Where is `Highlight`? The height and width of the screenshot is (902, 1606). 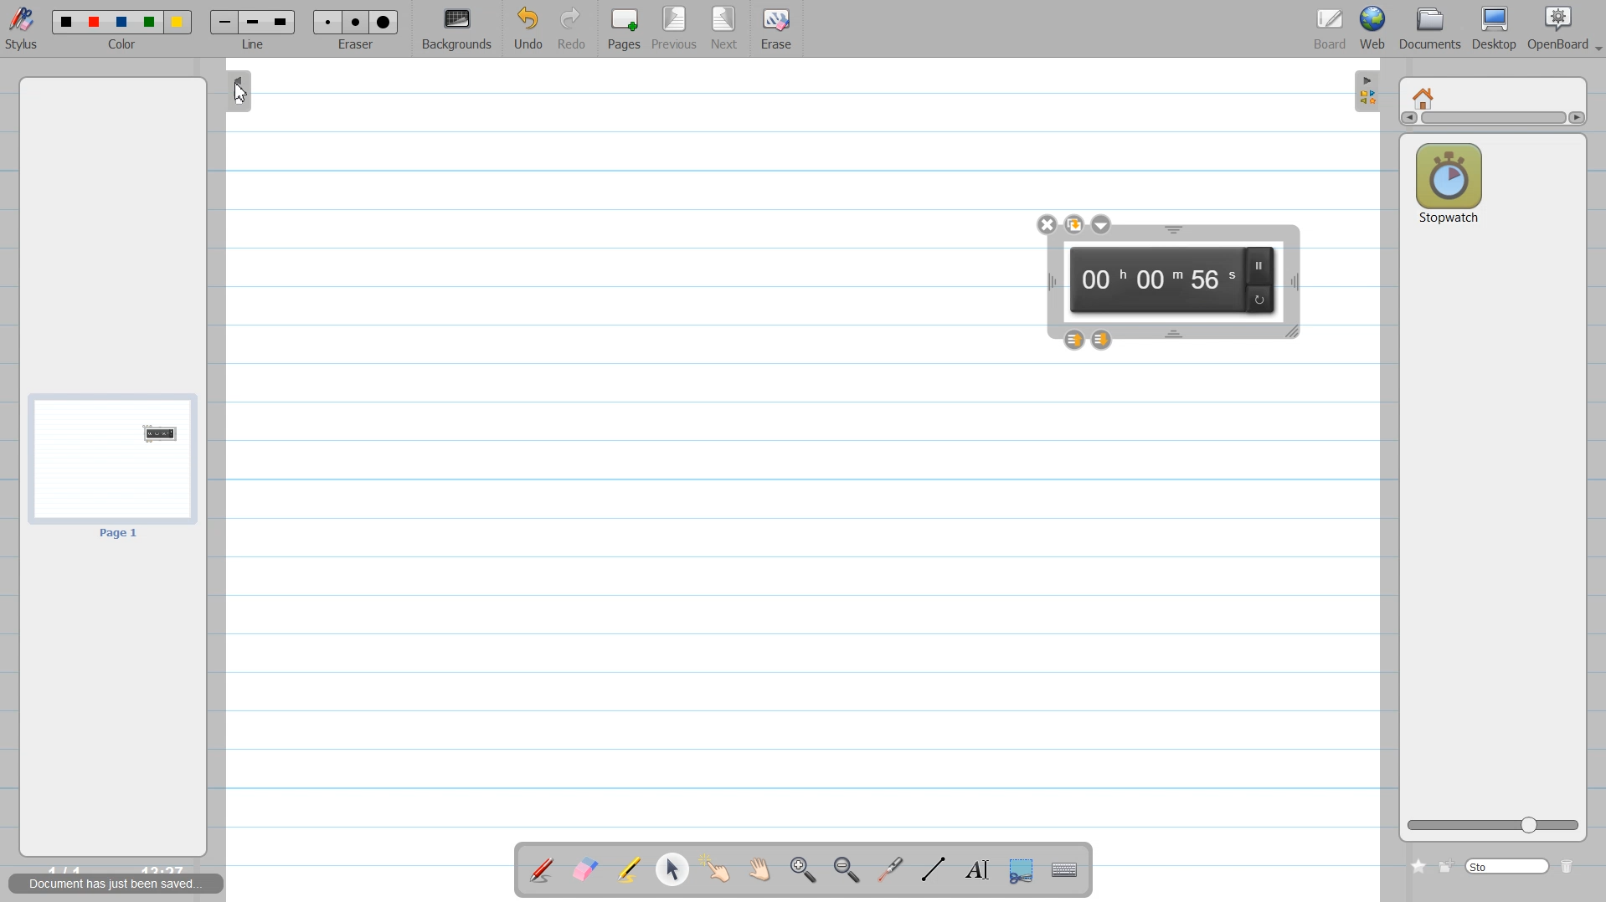 Highlight is located at coordinates (630, 869).